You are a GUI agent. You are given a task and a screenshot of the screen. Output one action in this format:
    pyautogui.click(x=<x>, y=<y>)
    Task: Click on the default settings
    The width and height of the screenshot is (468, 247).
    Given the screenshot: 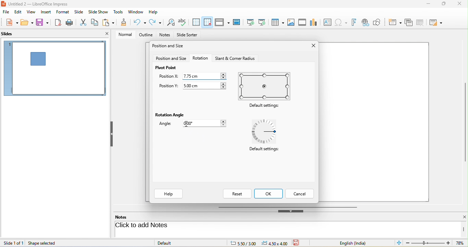 What is the action you would take?
    pyautogui.click(x=266, y=132)
    